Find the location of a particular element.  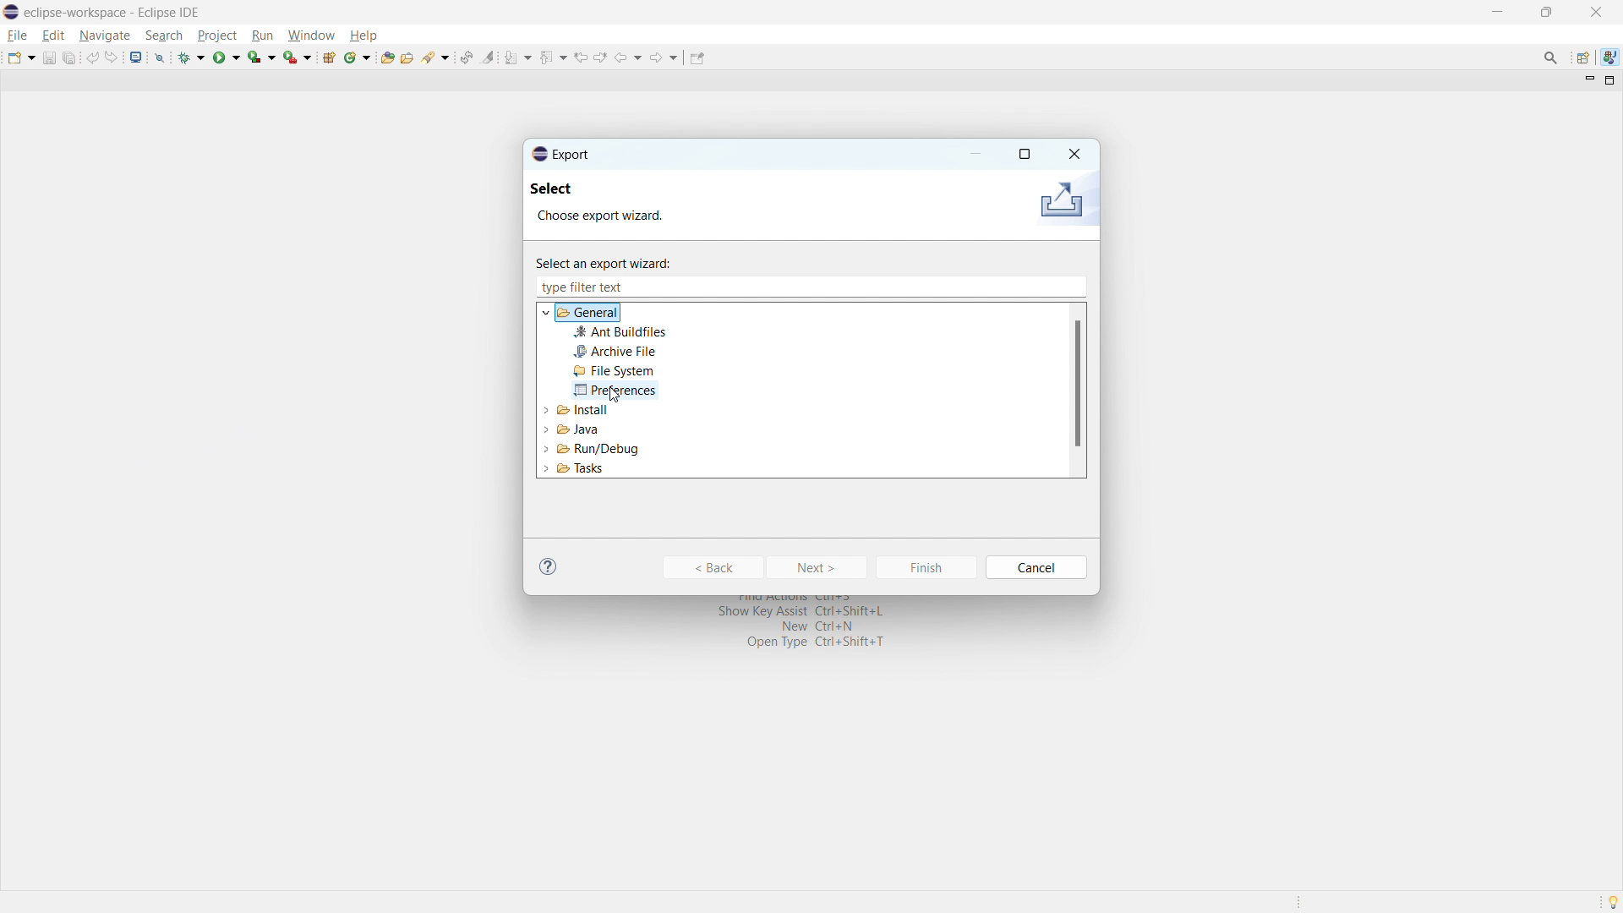

toggle ant mark occurances is located at coordinates (489, 57).